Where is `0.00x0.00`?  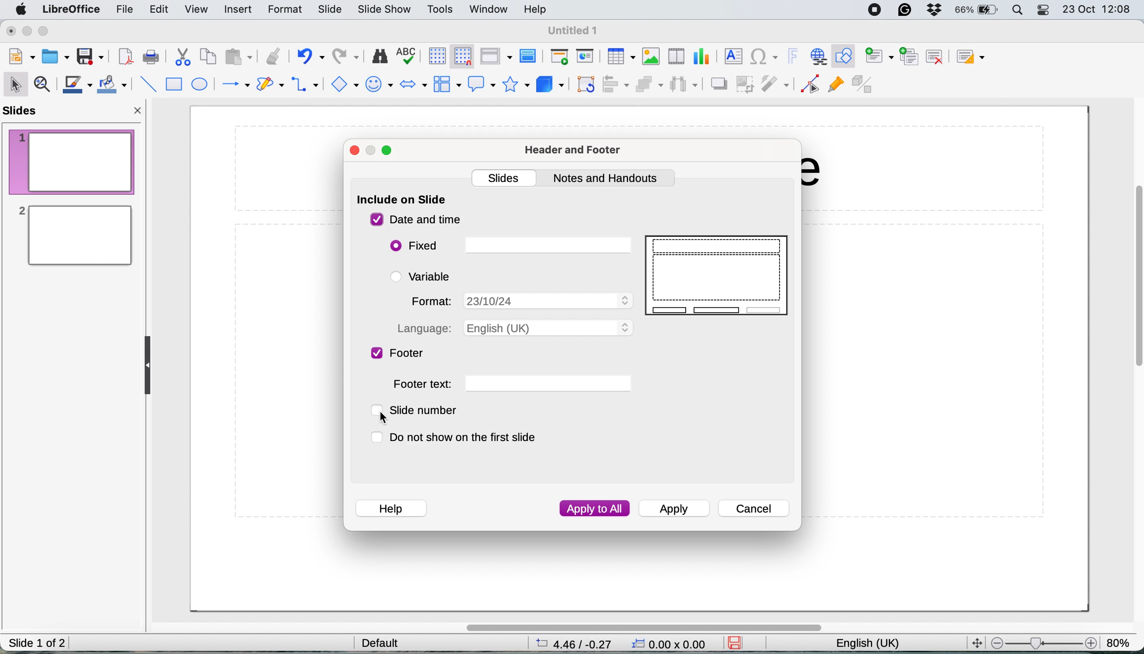 0.00x0.00 is located at coordinates (670, 645).